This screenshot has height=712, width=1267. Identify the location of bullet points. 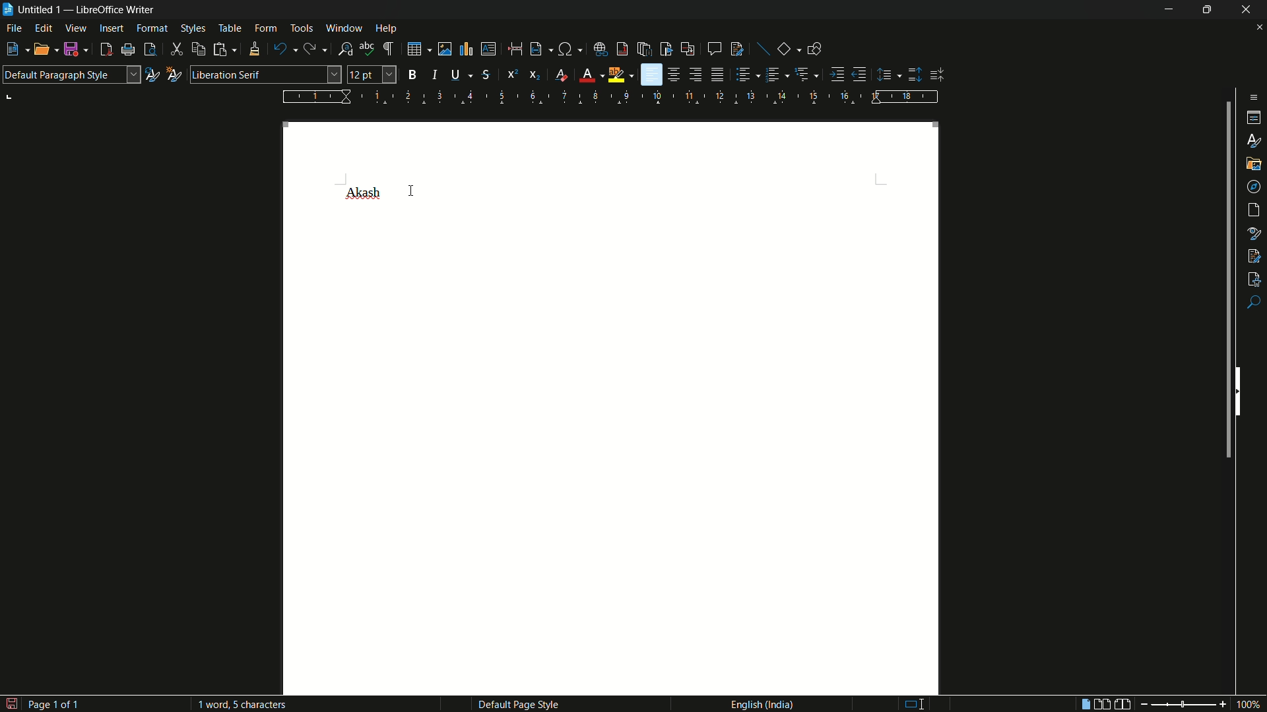
(744, 75).